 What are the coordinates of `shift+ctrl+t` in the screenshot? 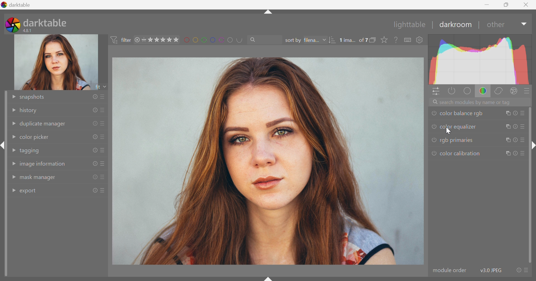 It's located at (267, 13).